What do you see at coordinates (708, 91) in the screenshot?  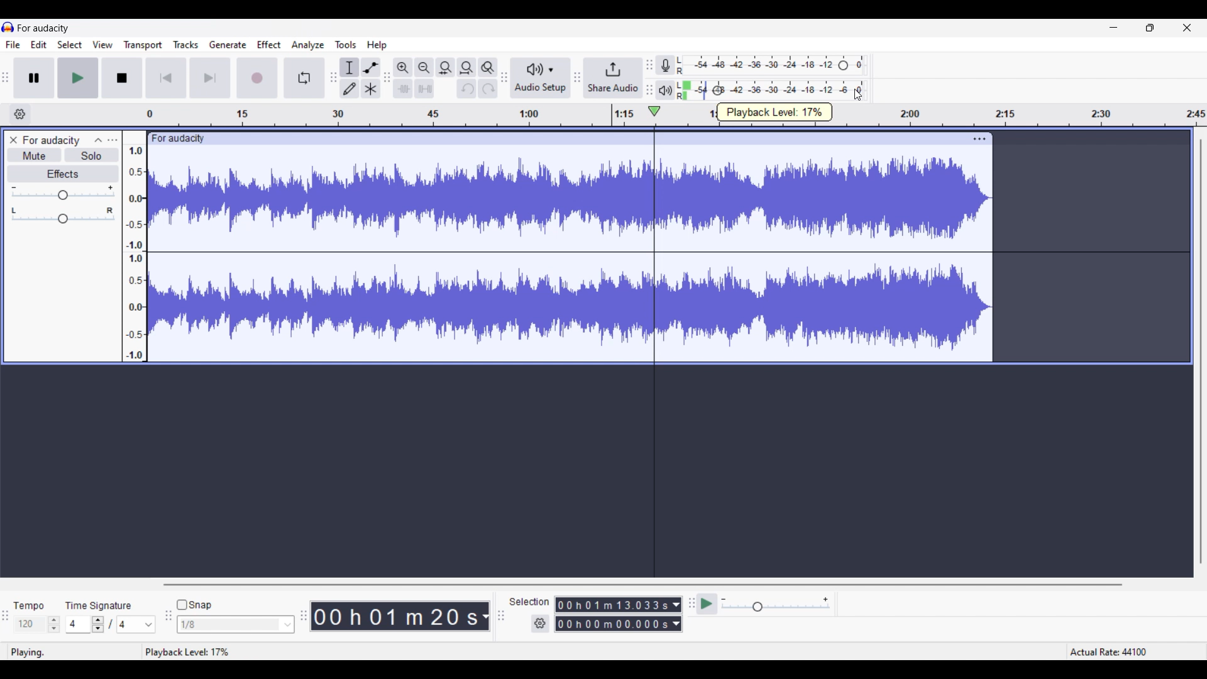 I see `Current level of playback` at bounding box center [708, 91].